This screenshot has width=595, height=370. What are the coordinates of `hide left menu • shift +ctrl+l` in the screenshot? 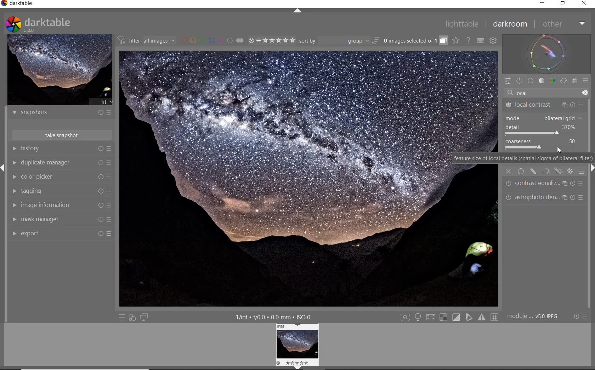 It's located at (4, 167).